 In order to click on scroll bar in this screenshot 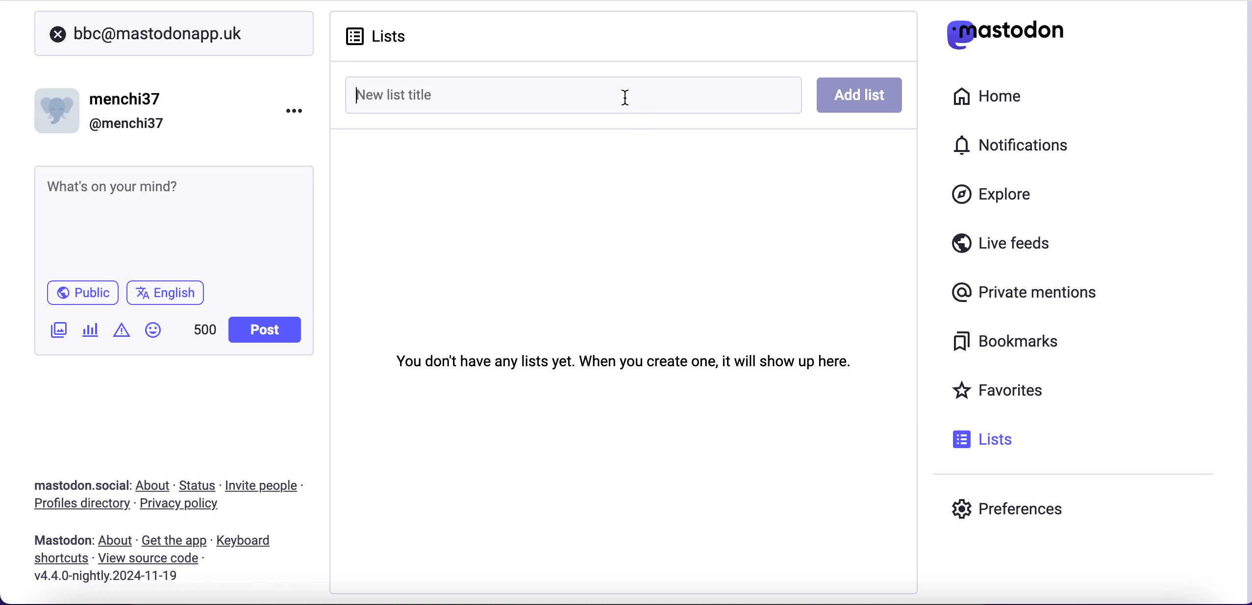, I will do `click(1246, 300)`.